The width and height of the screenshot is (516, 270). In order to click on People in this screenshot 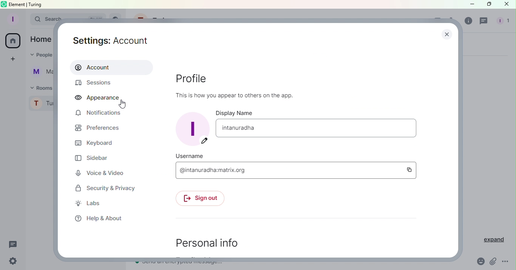, I will do `click(41, 56)`.